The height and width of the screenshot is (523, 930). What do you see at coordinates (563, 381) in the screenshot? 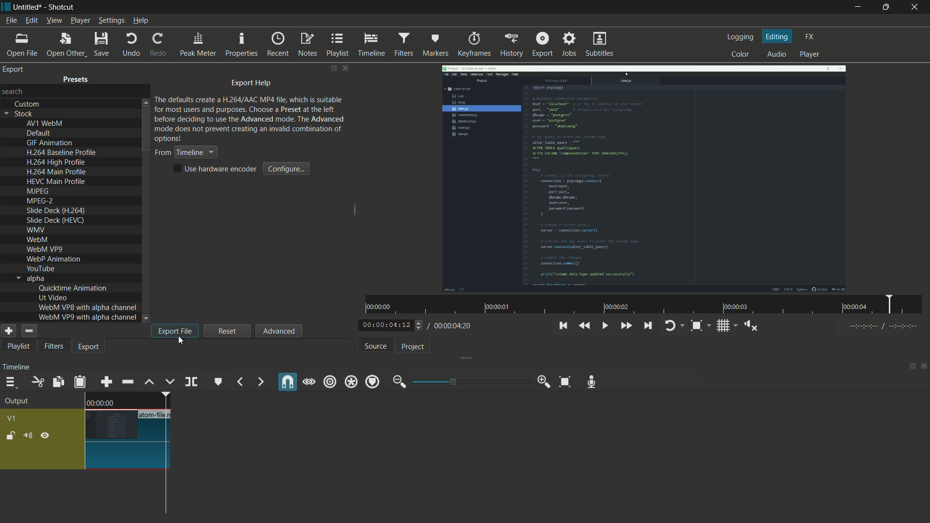
I see `zoom timeline to fit` at bounding box center [563, 381].